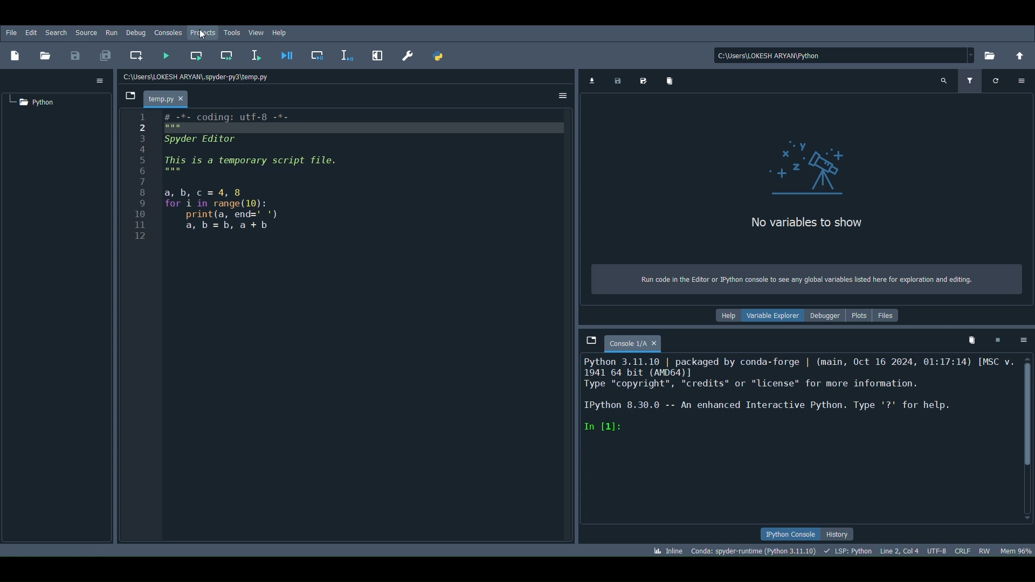 This screenshot has height=582, width=1035. What do you see at coordinates (201, 77) in the screenshot?
I see `File path` at bounding box center [201, 77].